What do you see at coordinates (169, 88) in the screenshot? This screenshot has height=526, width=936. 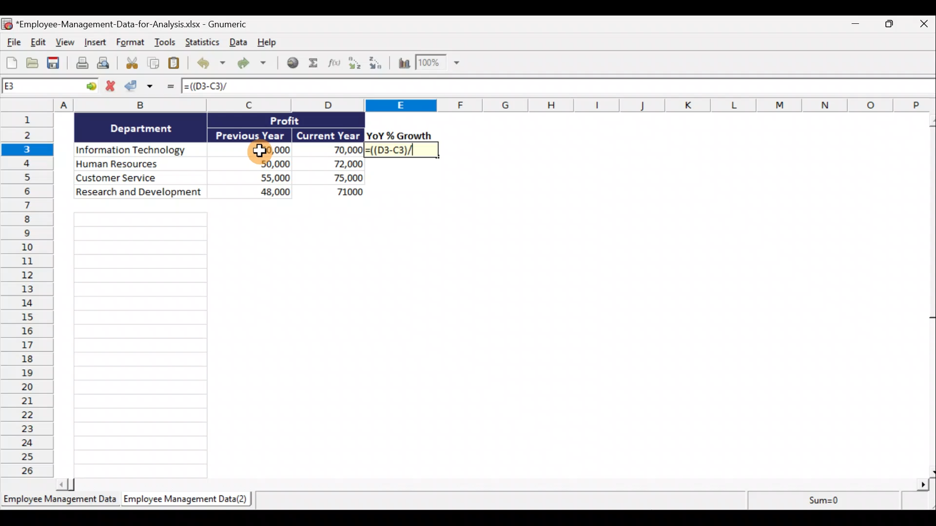 I see `Enter formula` at bounding box center [169, 88].